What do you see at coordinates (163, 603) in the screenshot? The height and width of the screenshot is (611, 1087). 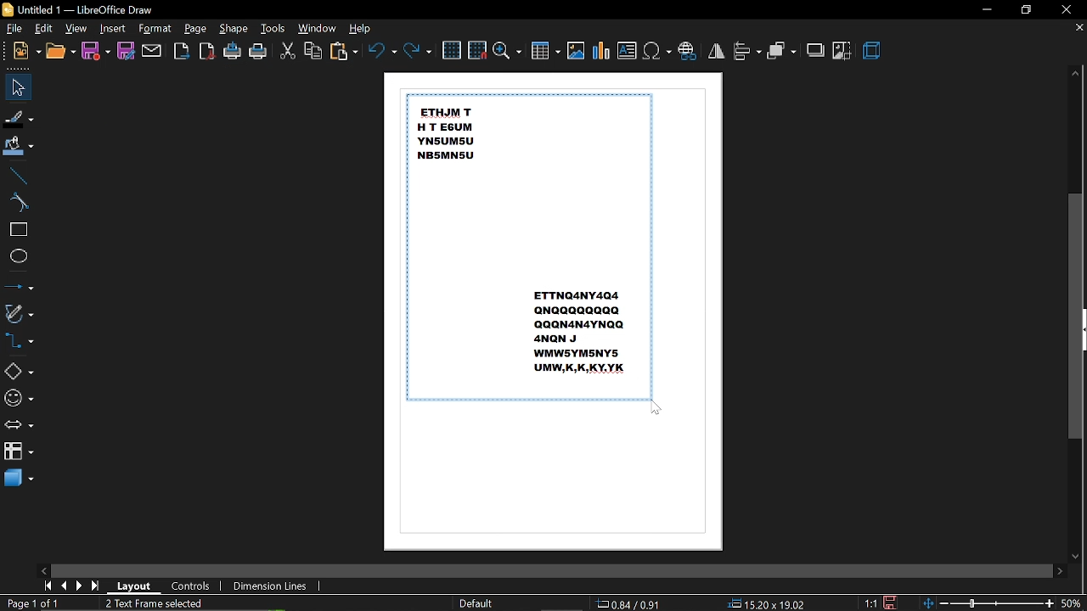 I see `2 text frame selected` at bounding box center [163, 603].